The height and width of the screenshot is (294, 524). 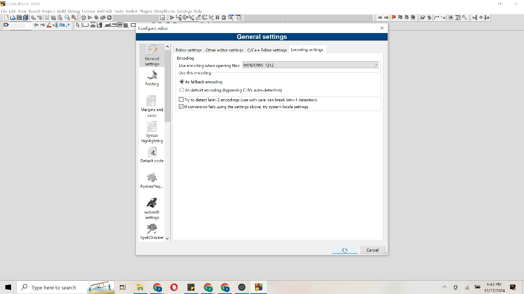 What do you see at coordinates (496, 287) in the screenshot?
I see `Time and date` at bounding box center [496, 287].